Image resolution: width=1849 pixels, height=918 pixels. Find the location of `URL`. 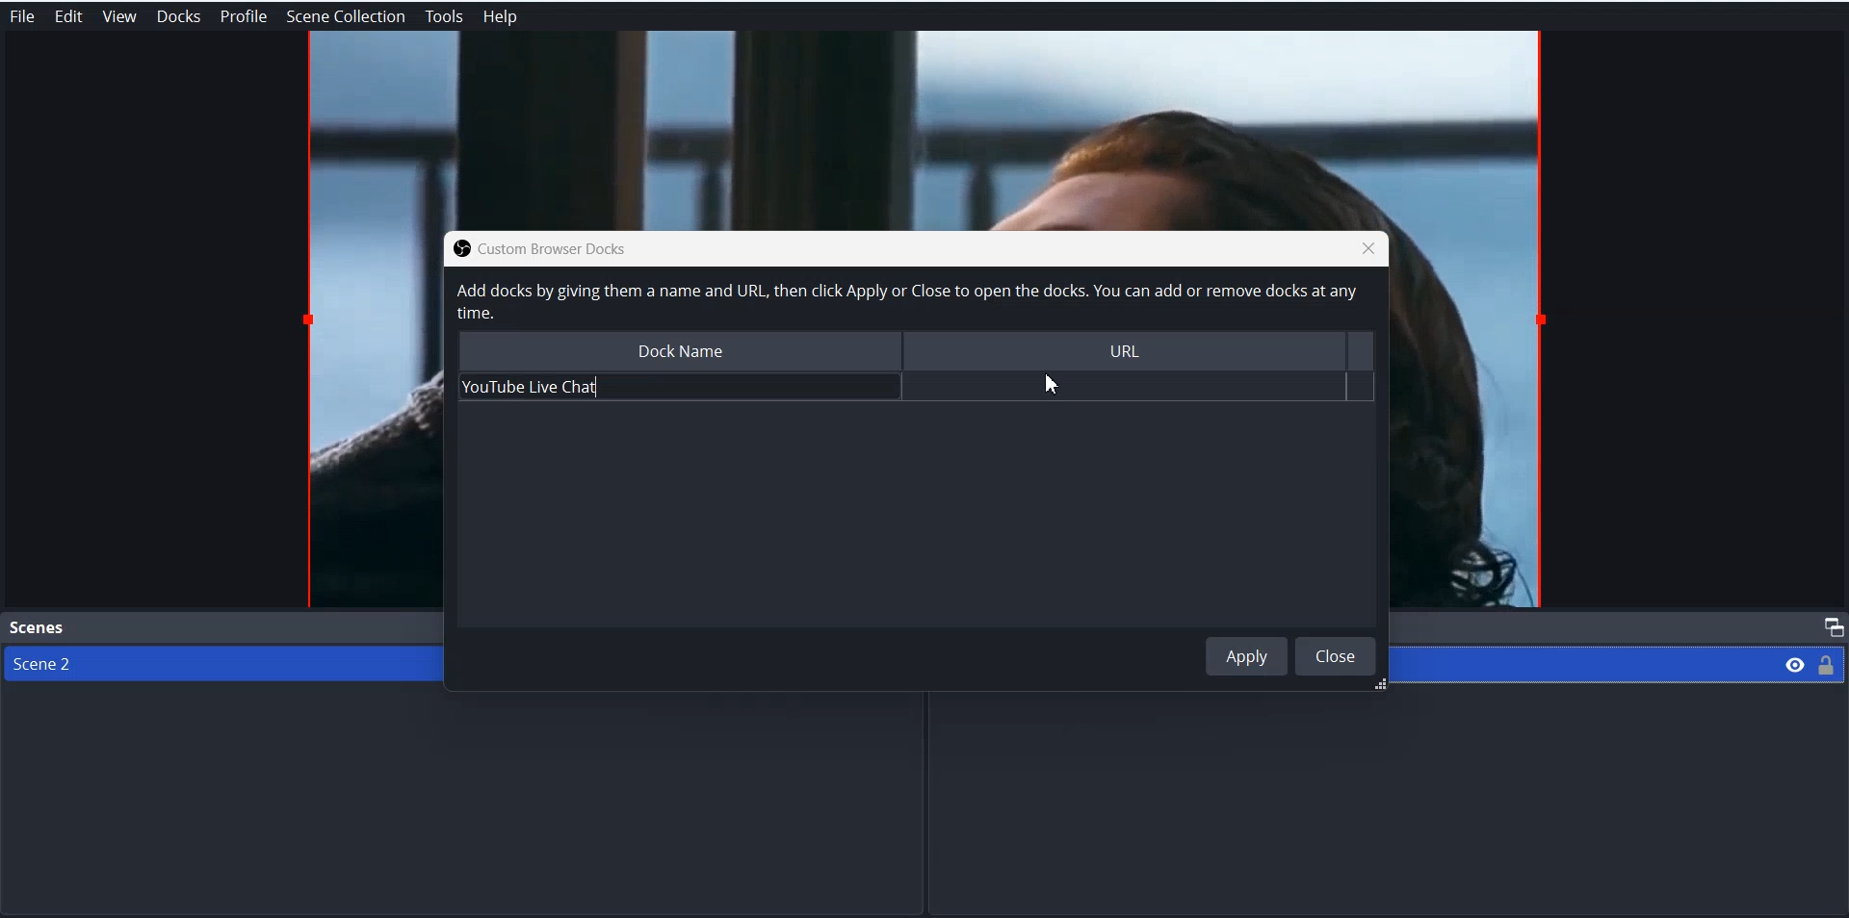

URL is located at coordinates (1134, 353).